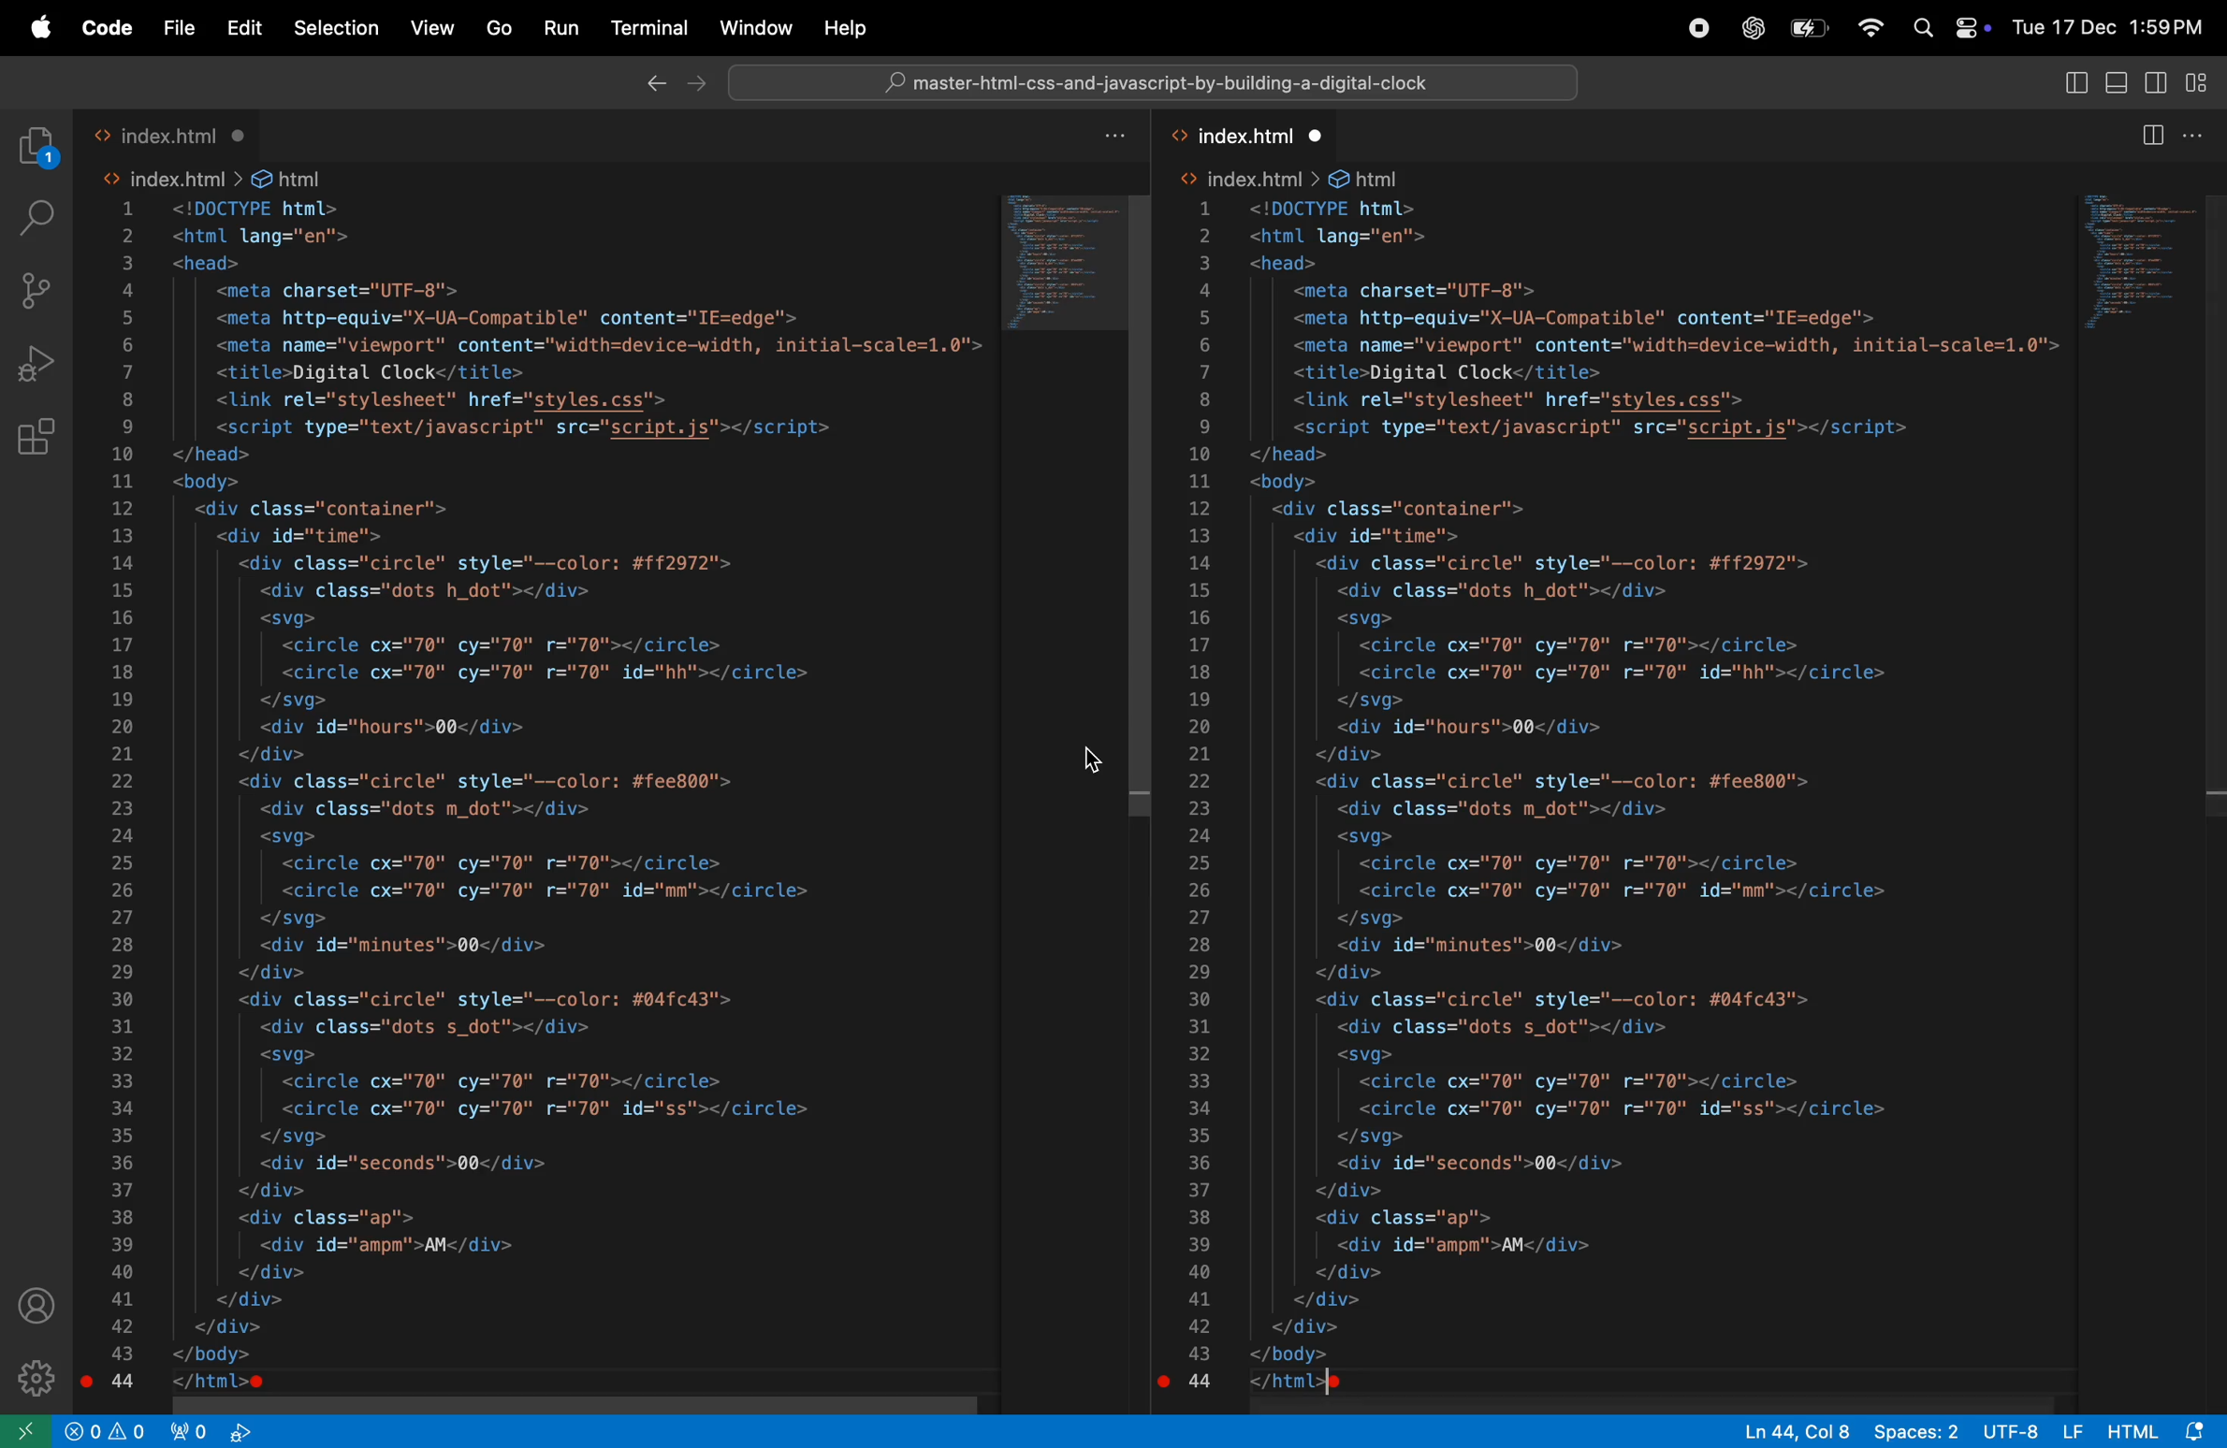 The width and height of the screenshot is (2227, 1448). Describe the element at coordinates (36, 215) in the screenshot. I see `search` at that location.